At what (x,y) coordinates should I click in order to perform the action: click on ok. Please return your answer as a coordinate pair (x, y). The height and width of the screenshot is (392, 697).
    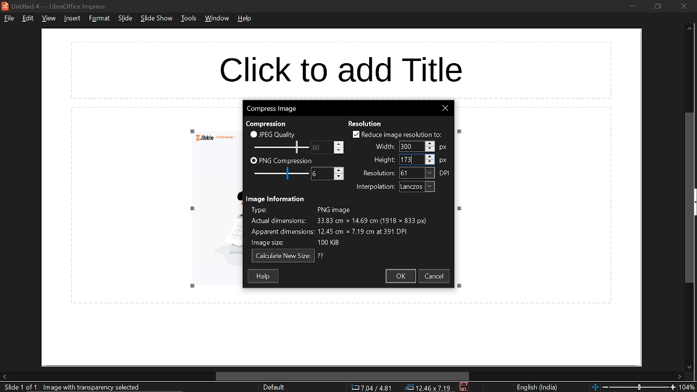
    Looking at the image, I should click on (402, 277).